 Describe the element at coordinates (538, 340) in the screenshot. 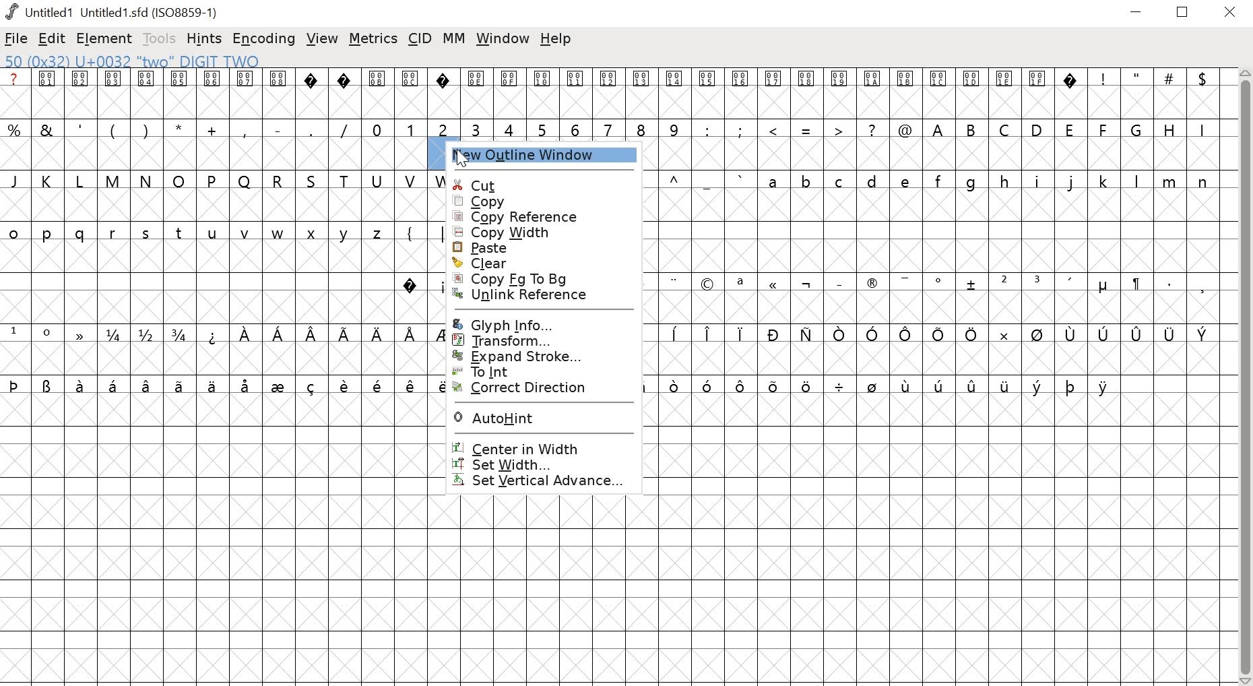

I see `transform` at that location.